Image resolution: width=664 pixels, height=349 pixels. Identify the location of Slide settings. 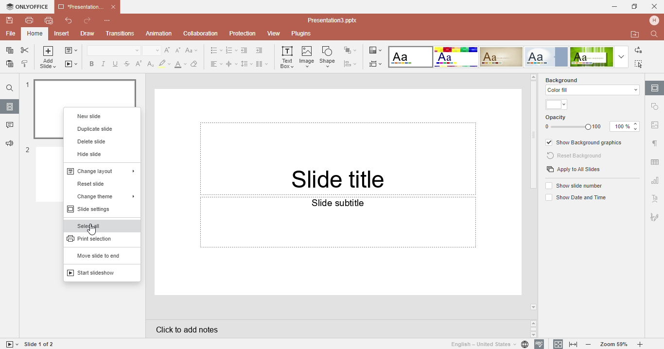
(95, 209).